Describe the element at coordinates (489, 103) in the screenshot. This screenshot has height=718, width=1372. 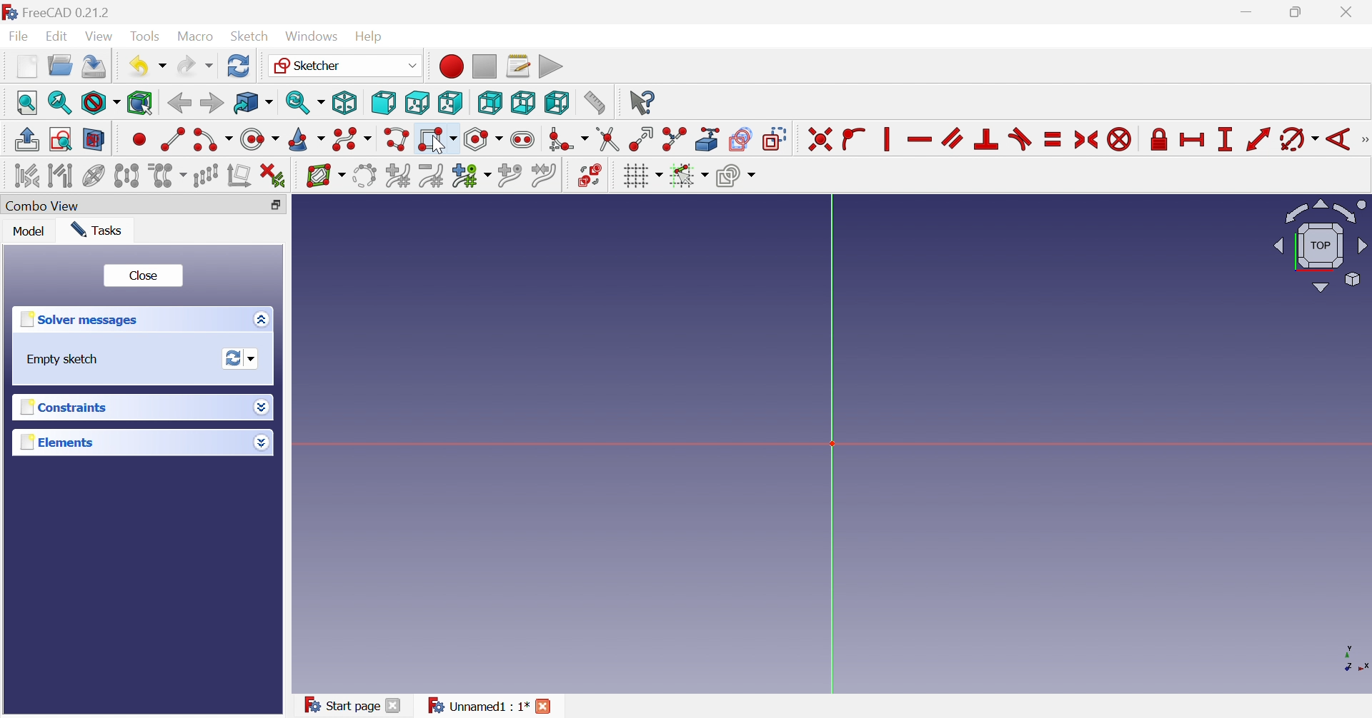
I see `Rear` at that location.